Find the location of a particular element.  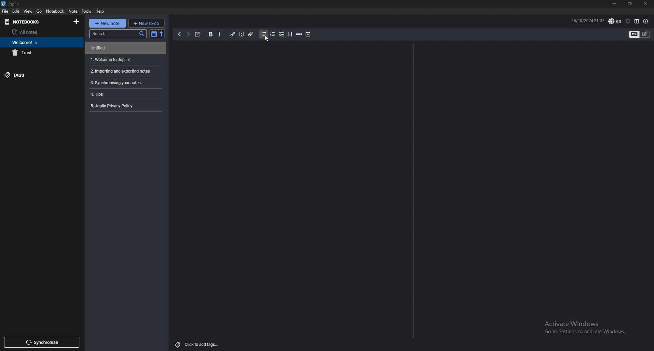

Note is located at coordinates (72, 11).